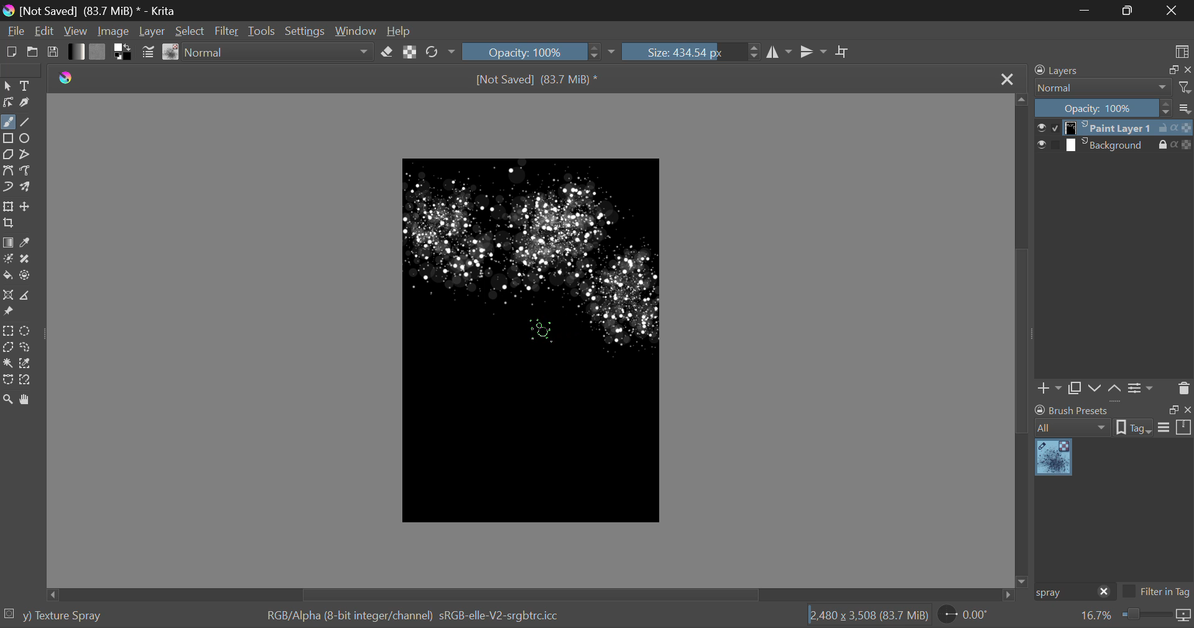 The width and height of the screenshot is (1194, 628). What do you see at coordinates (24, 296) in the screenshot?
I see `Measurements` at bounding box center [24, 296].